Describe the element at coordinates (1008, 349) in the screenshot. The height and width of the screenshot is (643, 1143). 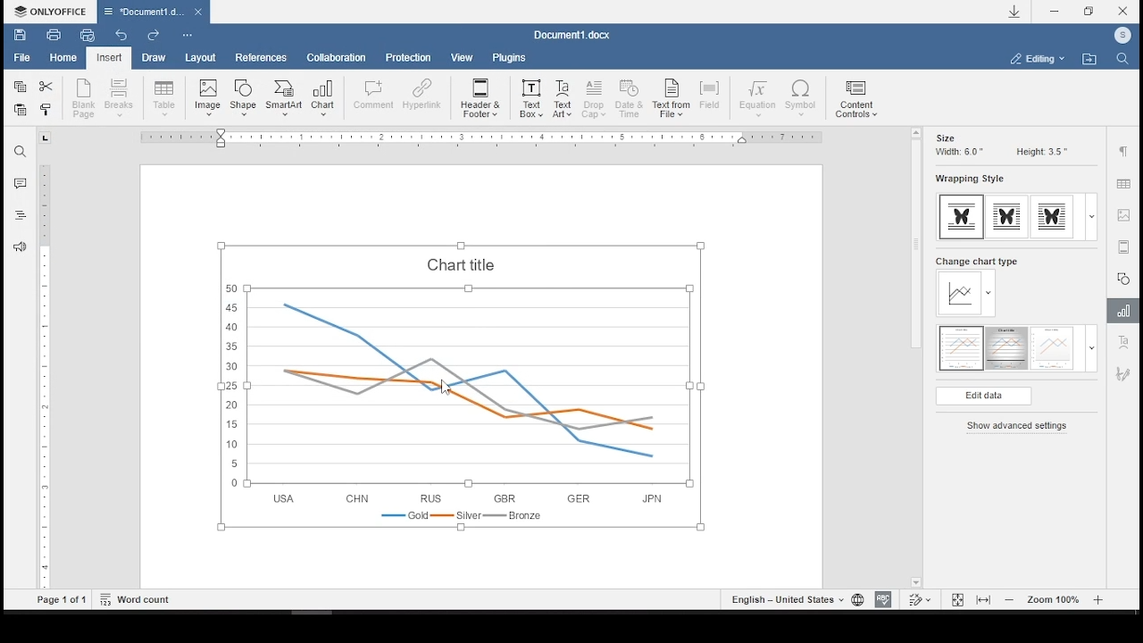
I see `chart style 2` at that location.